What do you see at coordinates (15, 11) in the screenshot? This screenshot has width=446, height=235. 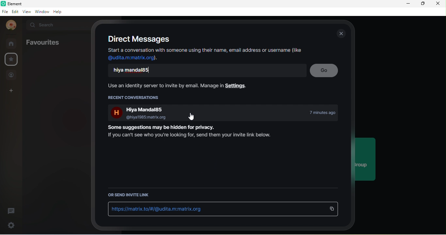 I see `edit` at bounding box center [15, 11].